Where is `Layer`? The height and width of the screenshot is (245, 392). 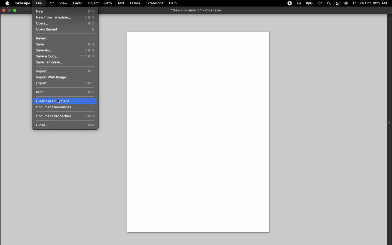
Layer is located at coordinates (78, 3).